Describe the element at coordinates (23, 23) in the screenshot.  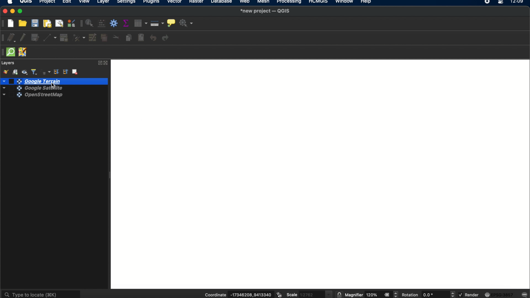
I see `open project` at that location.